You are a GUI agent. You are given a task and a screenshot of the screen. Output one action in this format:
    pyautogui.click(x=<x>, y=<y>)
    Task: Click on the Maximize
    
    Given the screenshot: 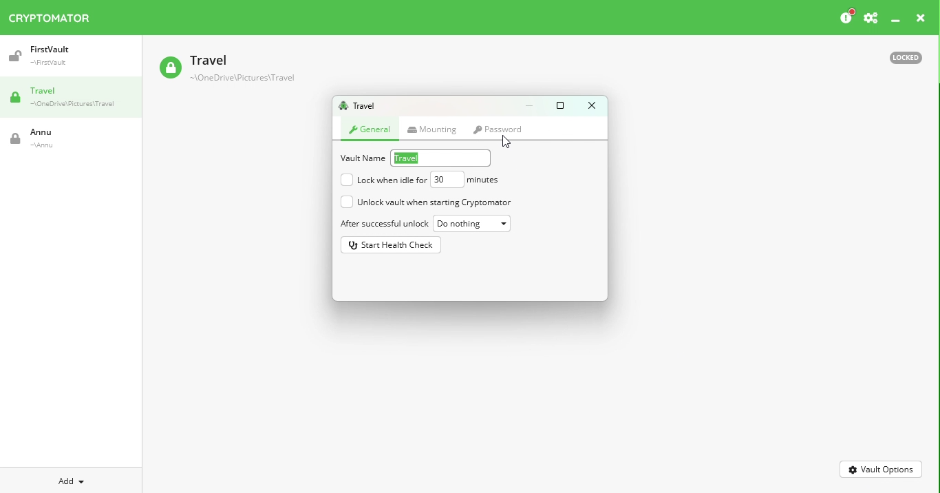 What is the action you would take?
    pyautogui.click(x=563, y=105)
    